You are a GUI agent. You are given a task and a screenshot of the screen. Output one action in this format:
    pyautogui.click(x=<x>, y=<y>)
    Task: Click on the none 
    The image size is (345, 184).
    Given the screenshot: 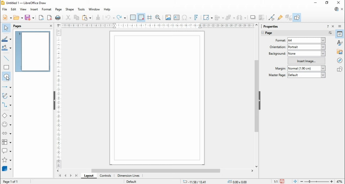 What is the action you would take?
    pyautogui.click(x=307, y=54)
    